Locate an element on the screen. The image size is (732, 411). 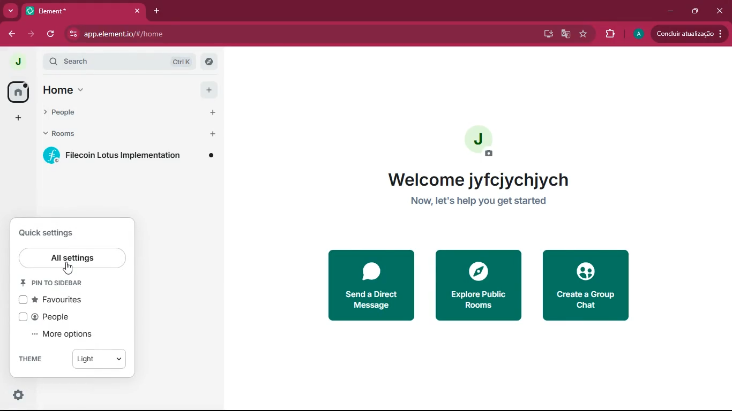
more options is located at coordinates (70, 333).